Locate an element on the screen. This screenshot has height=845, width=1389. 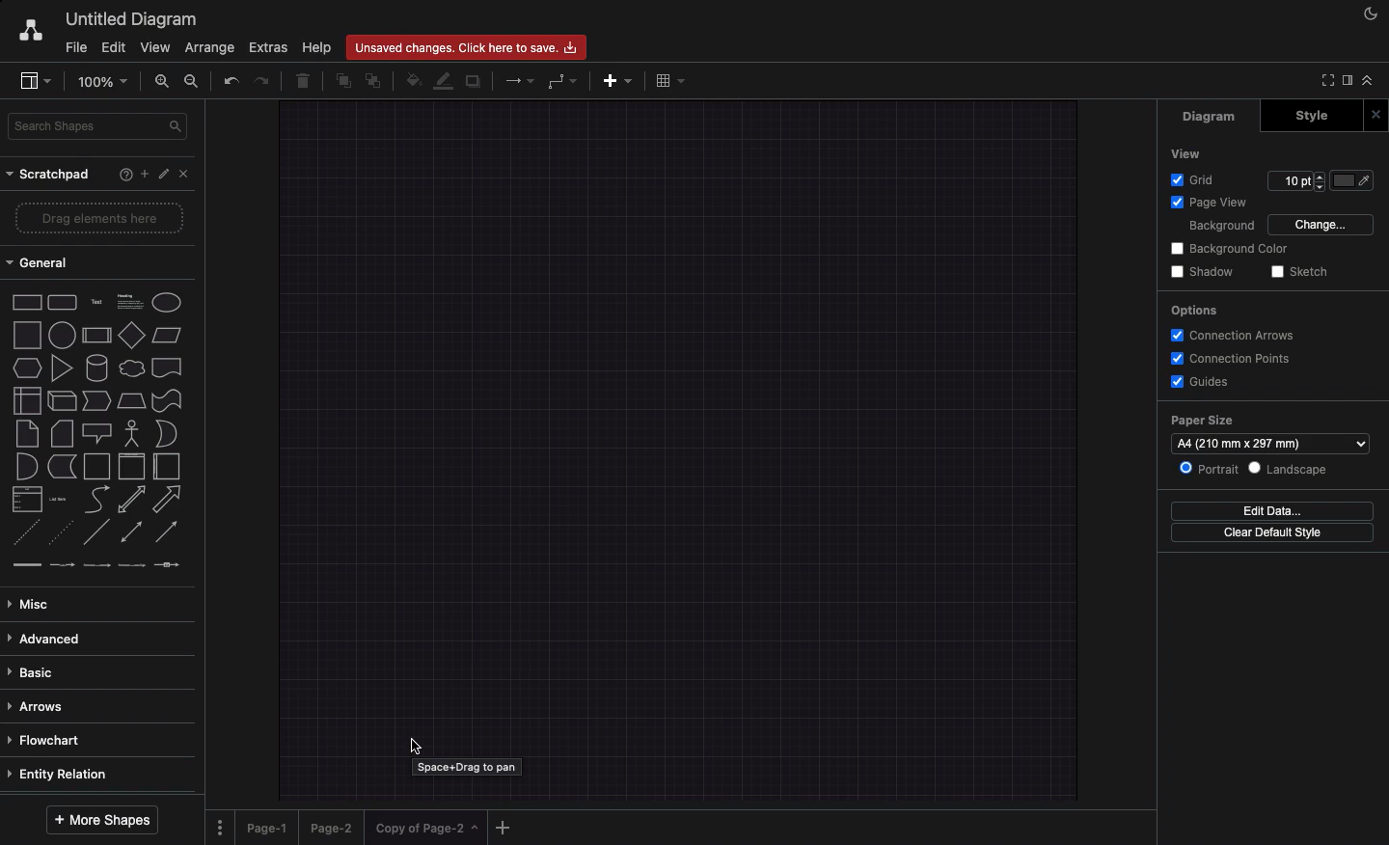
Basic is located at coordinates (42, 673).